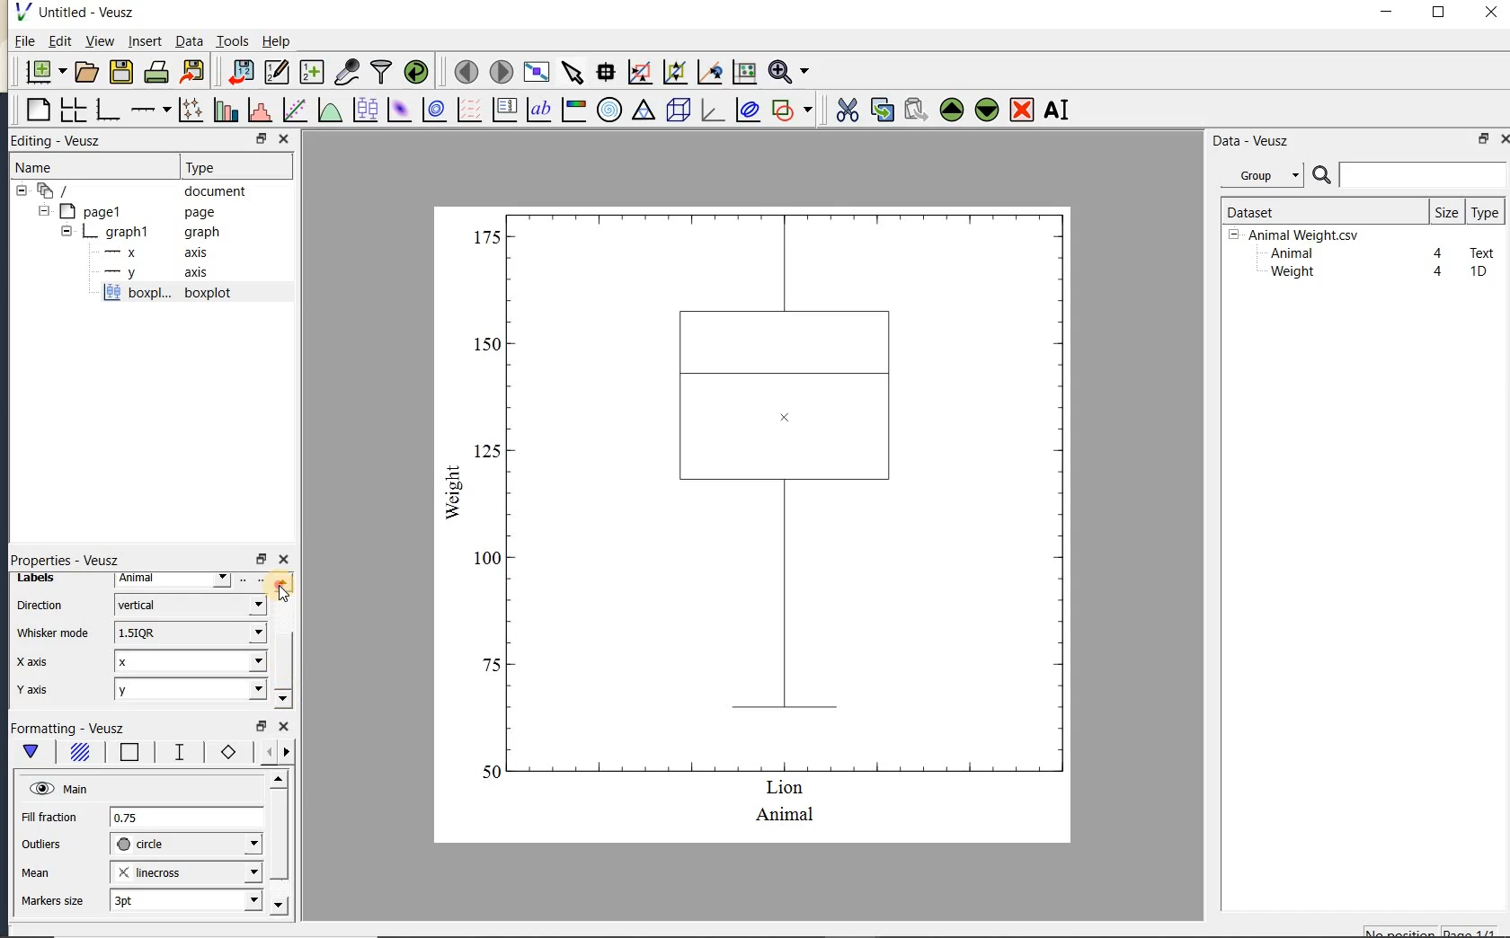  Describe the element at coordinates (788, 72) in the screenshot. I see `zoom function menus` at that location.